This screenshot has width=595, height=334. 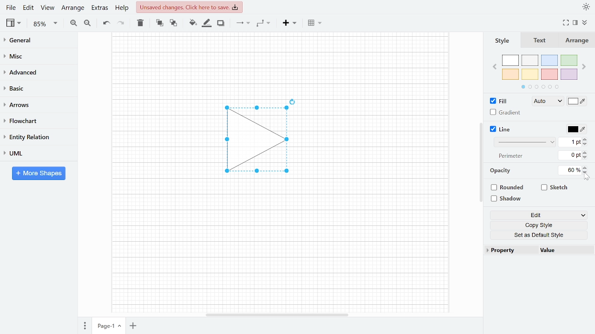 I want to click on basic, so click(x=35, y=88).